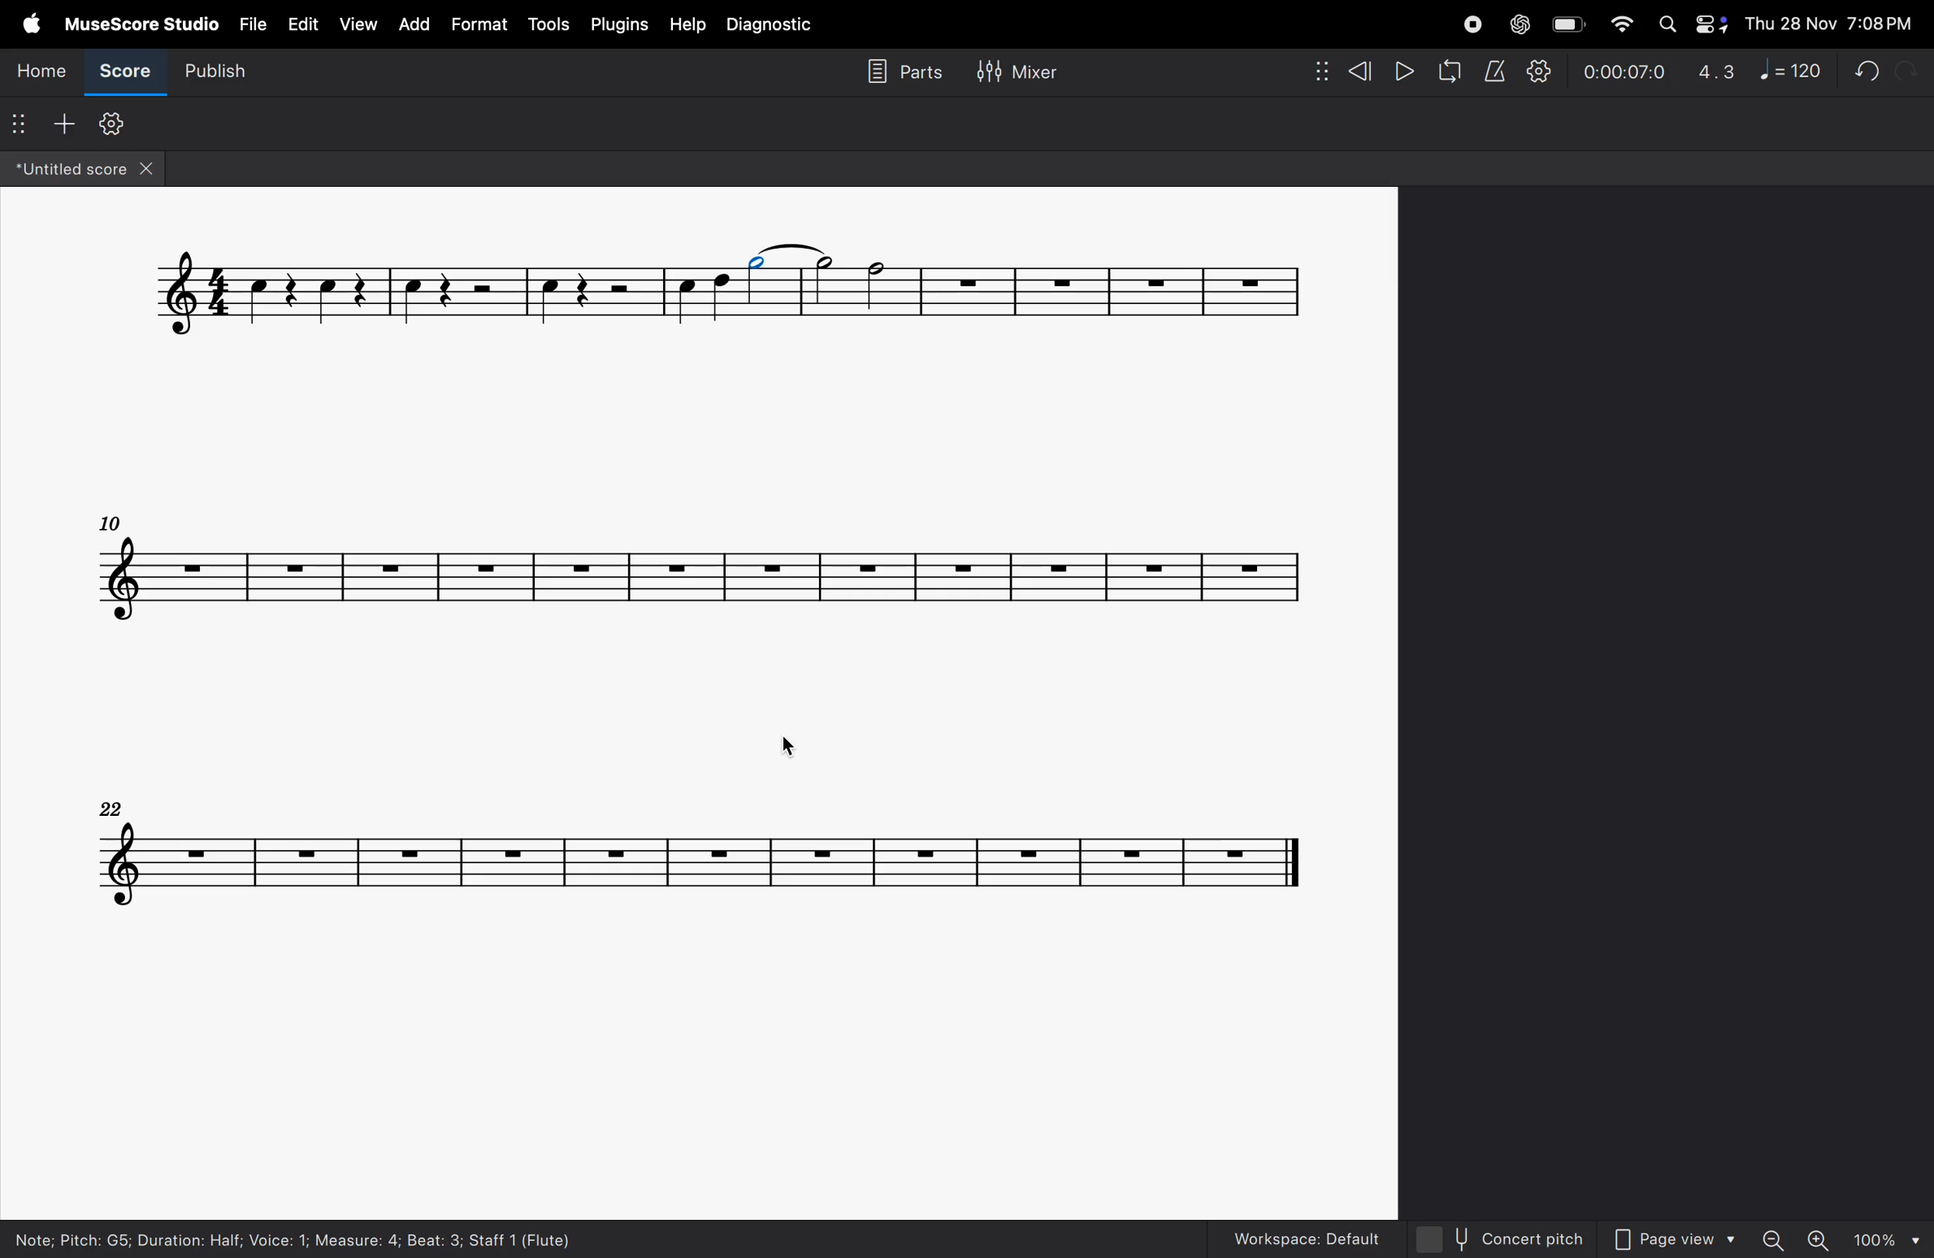  What do you see at coordinates (1792, 68) in the screenshot?
I see `note 120` at bounding box center [1792, 68].